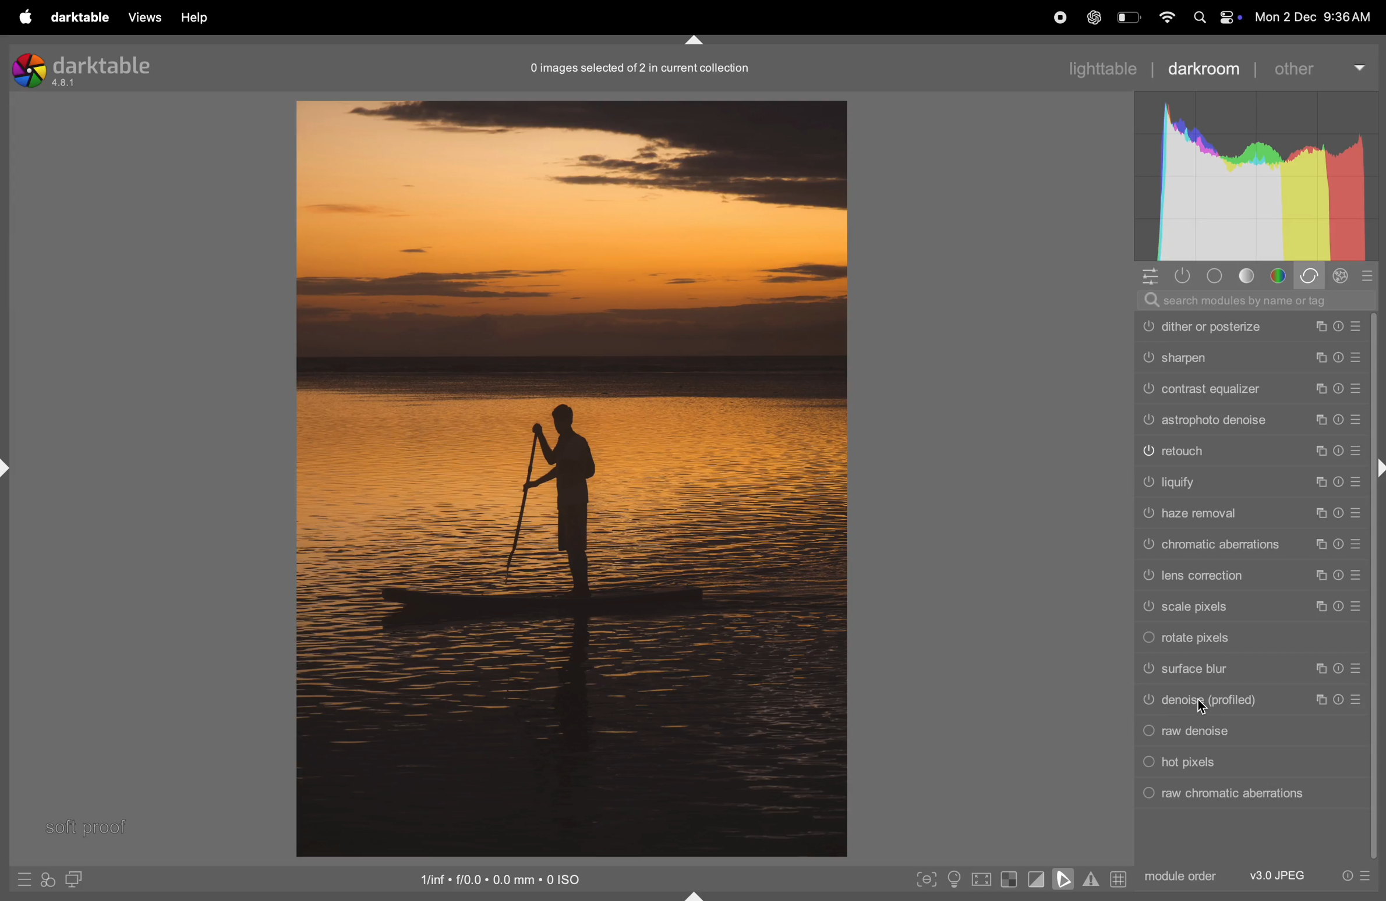  Describe the element at coordinates (197, 17) in the screenshot. I see `help` at that location.